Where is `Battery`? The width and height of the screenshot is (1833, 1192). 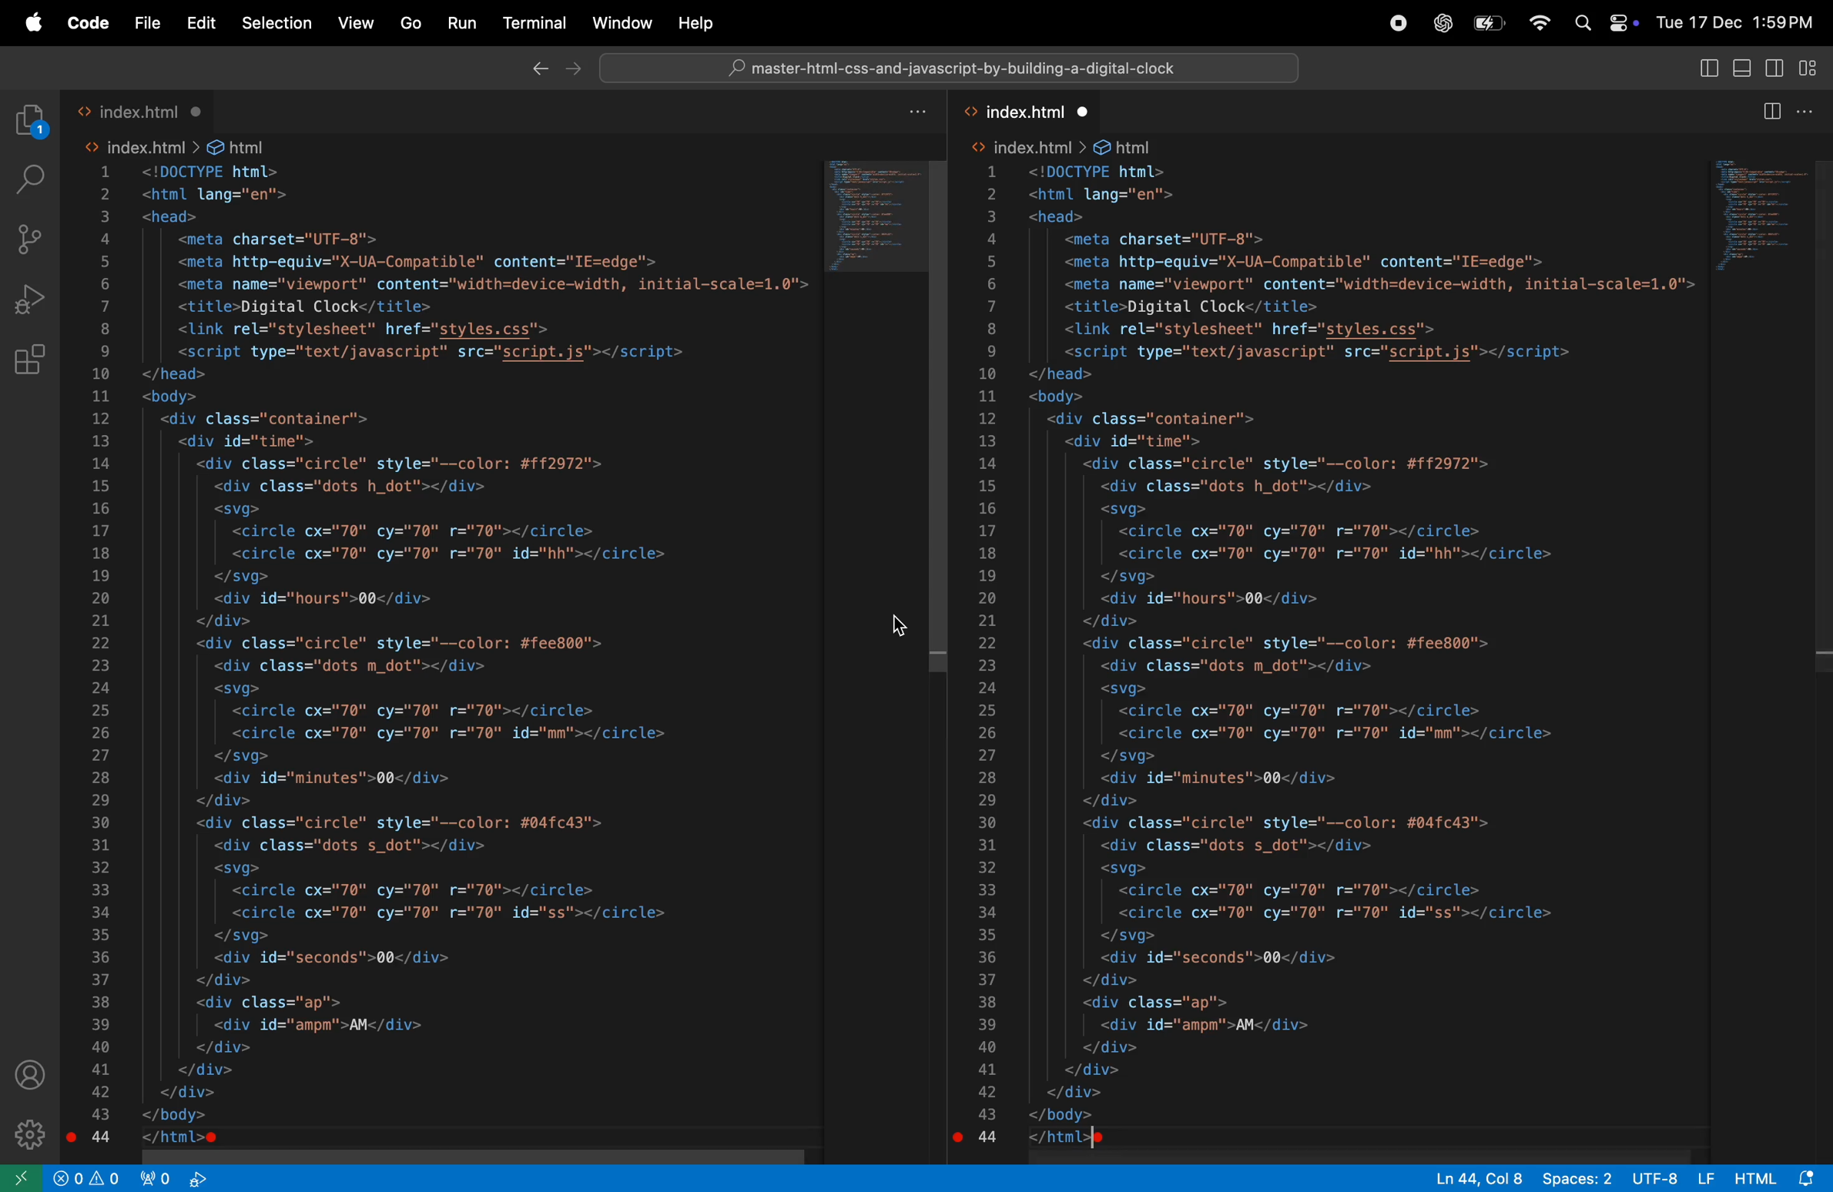
Battery is located at coordinates (1491, 23).